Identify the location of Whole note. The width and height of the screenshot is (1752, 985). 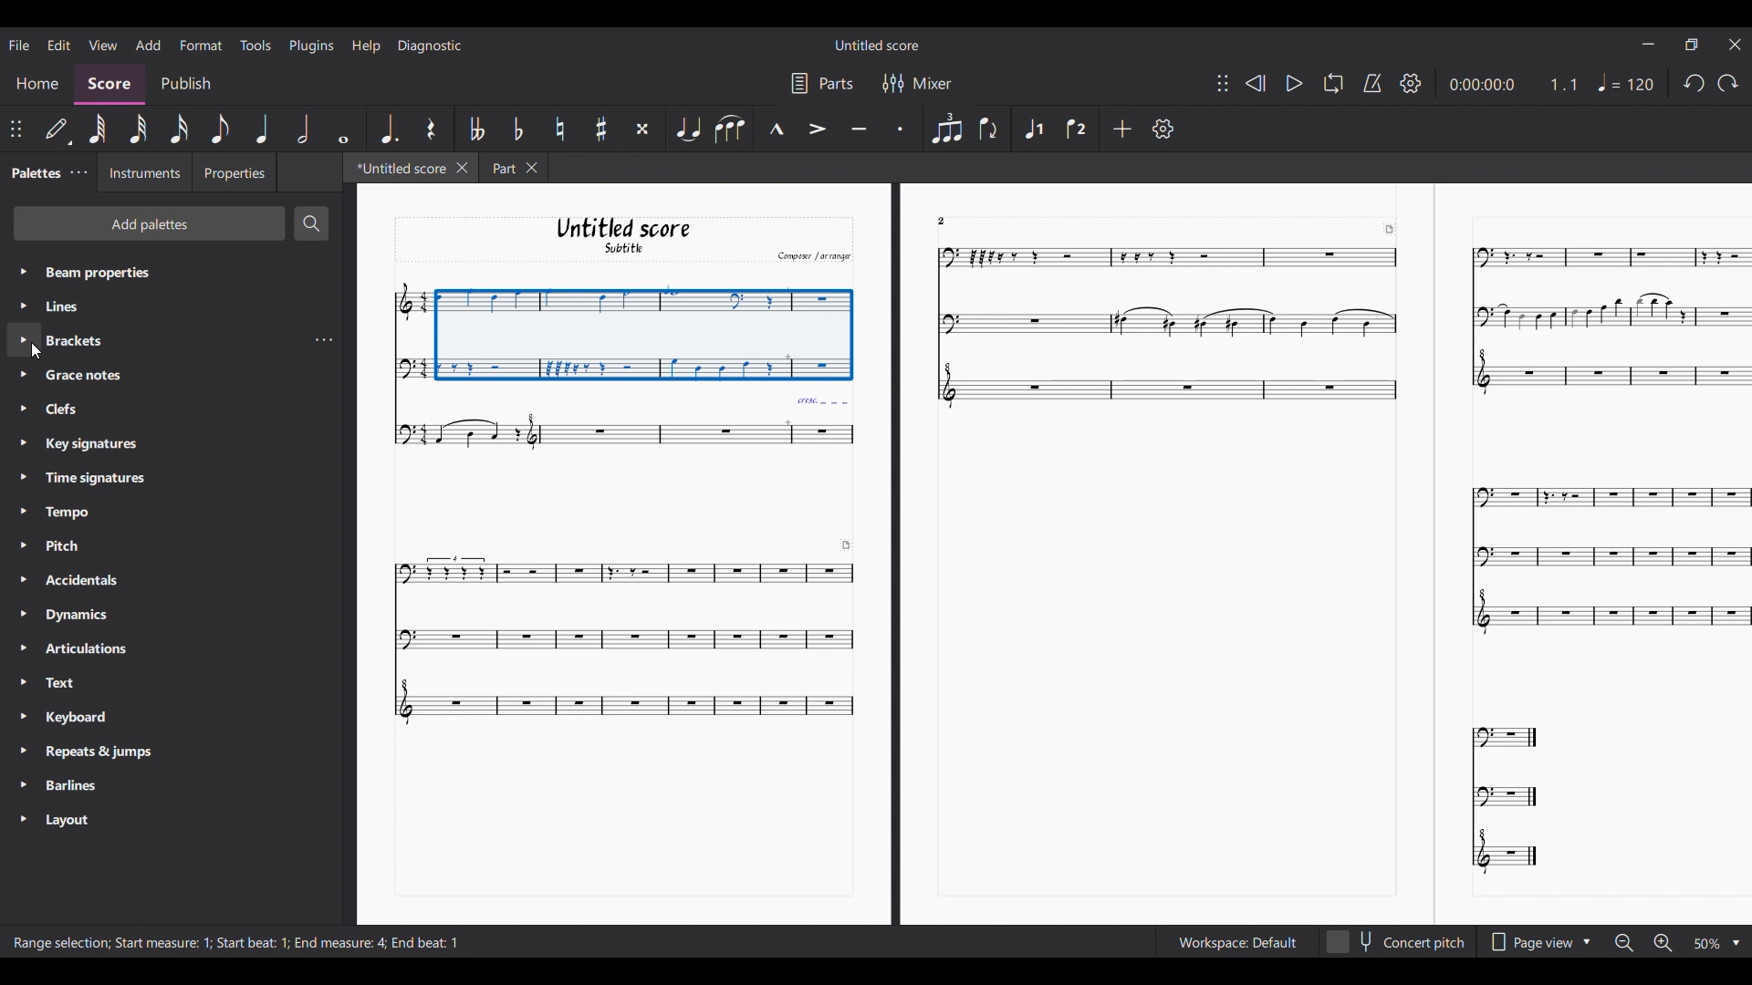
(342, 129).